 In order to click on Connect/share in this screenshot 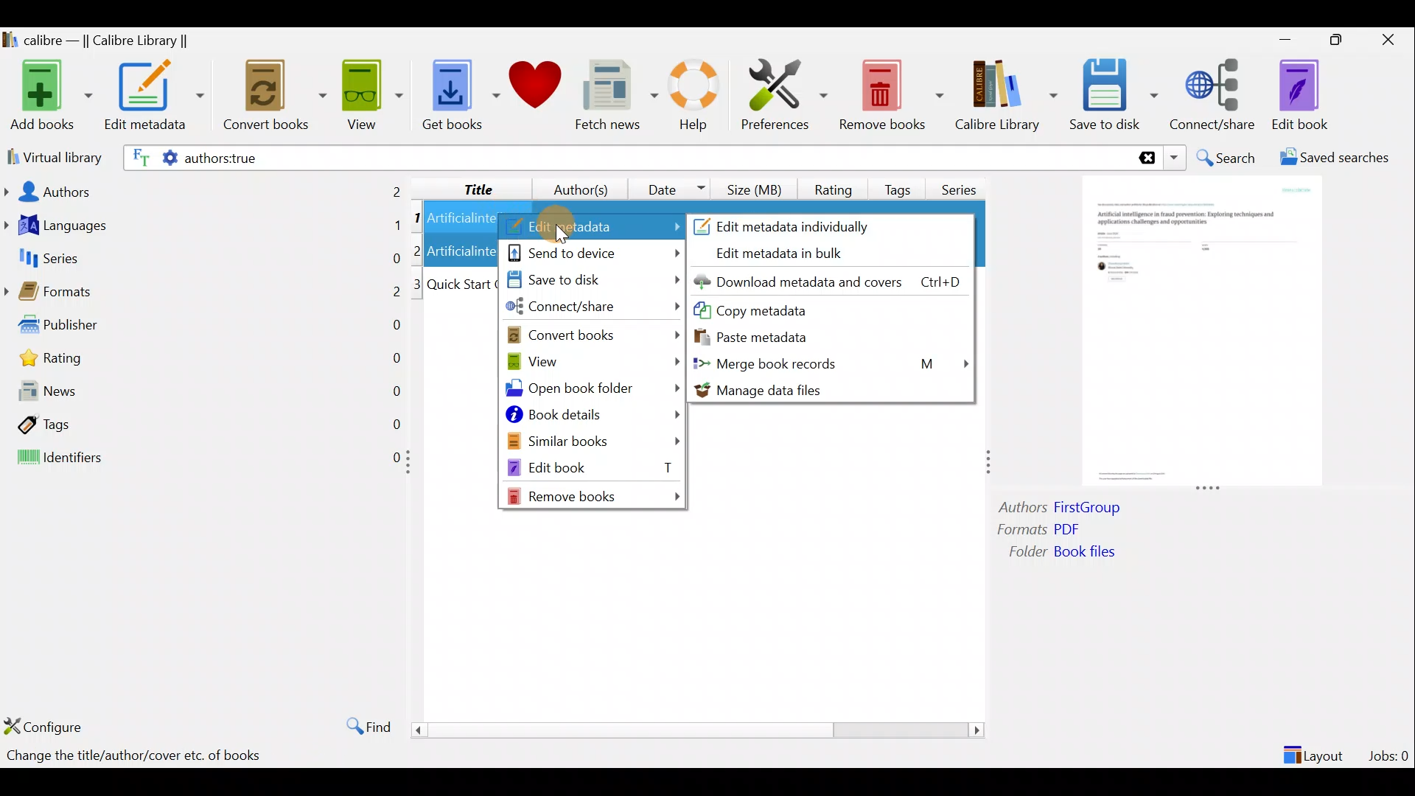, I will do `click(593, 310)`.